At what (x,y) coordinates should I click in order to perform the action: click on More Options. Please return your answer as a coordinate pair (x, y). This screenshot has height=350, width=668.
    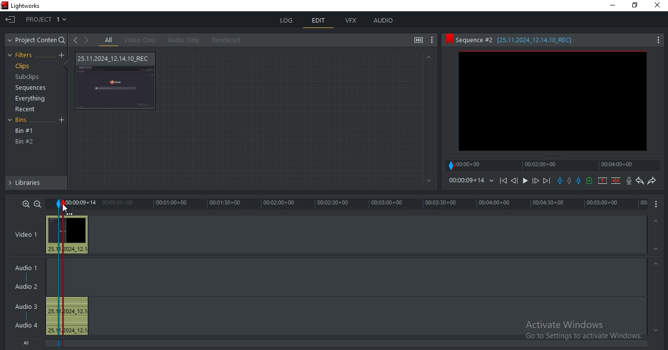
    Looking at the image, I should click on (659, 39).